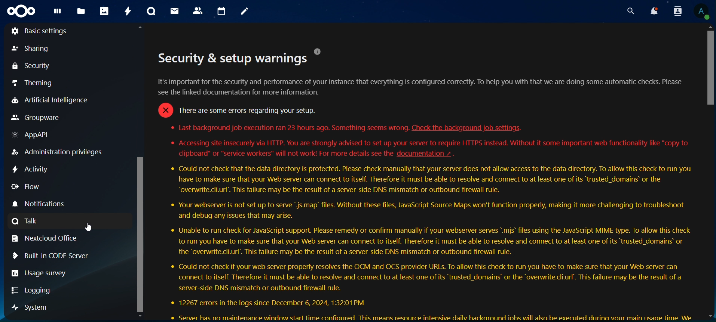  Describe the element at coordinates (631, 11) in the screenshot. I see `search` at that location.